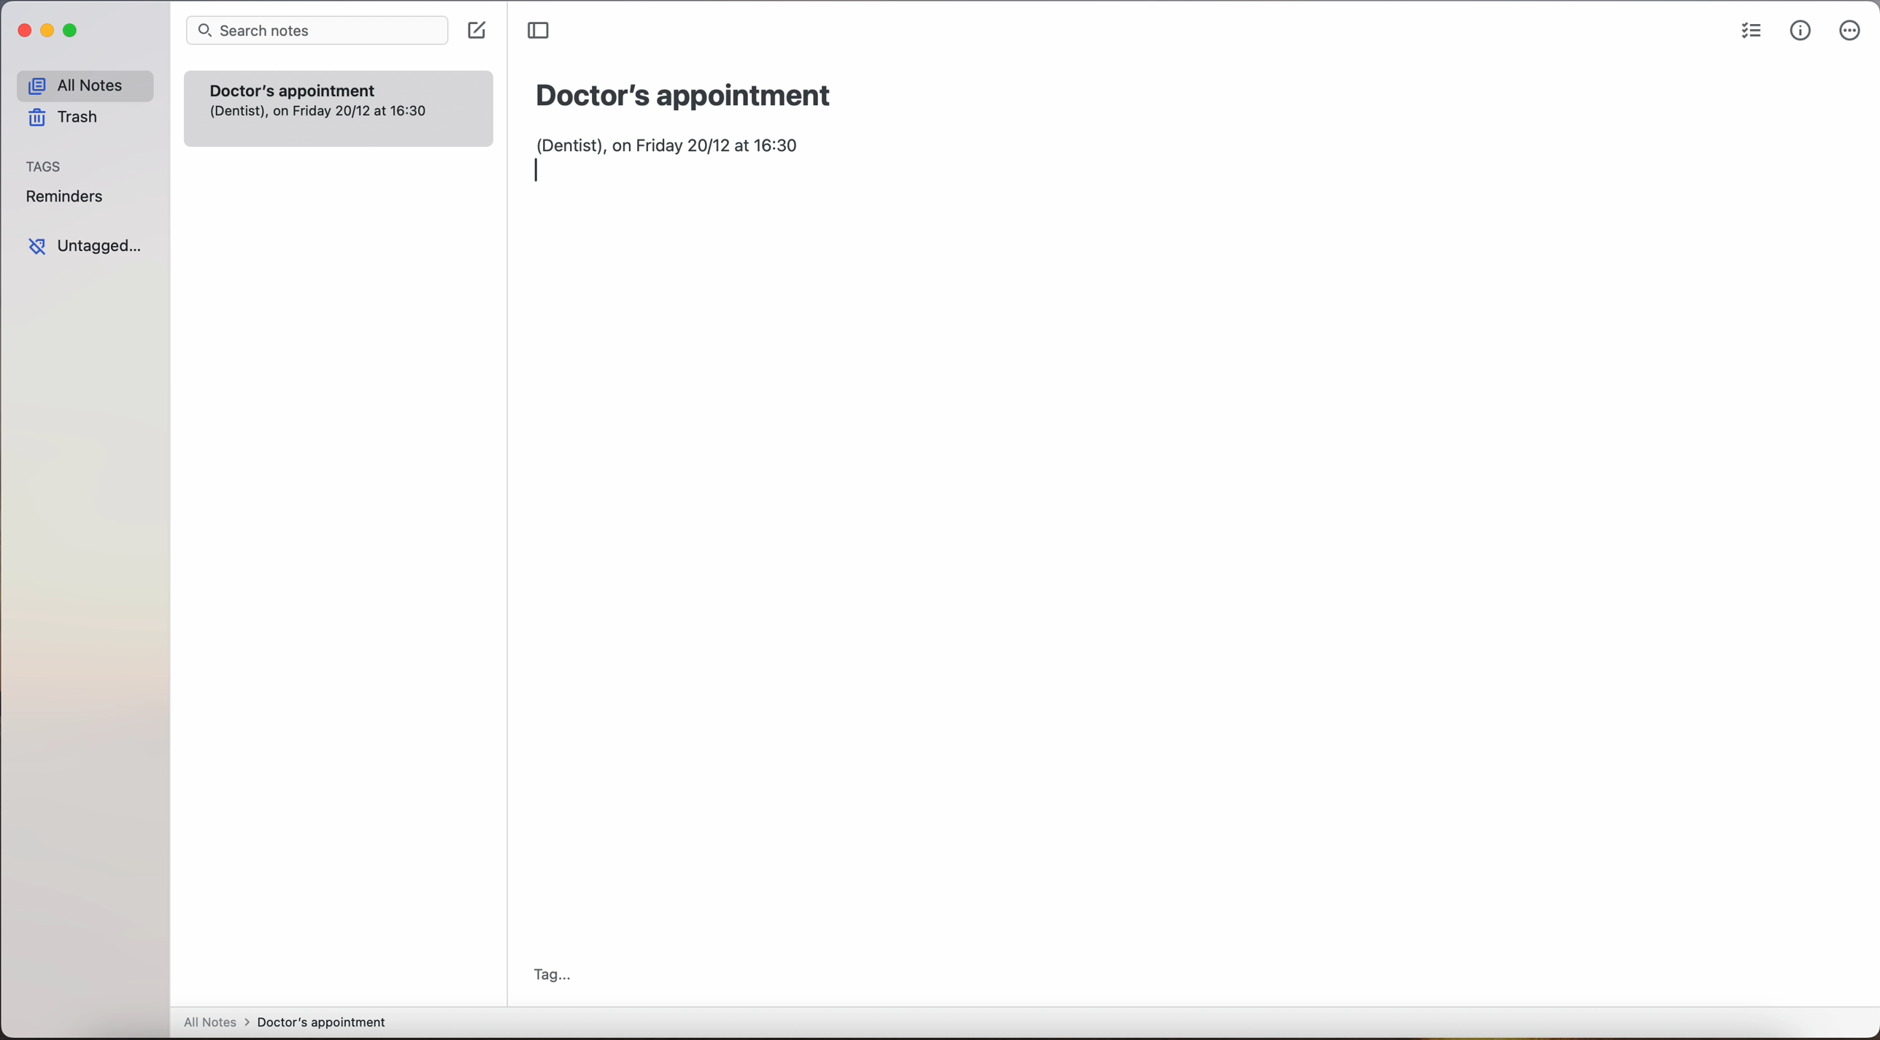 Image resolution: width=1880 pixels, height=1040 pixels. Describe the element at coordinates (317, 30) in the screenshot. I see `search bar` at that location.